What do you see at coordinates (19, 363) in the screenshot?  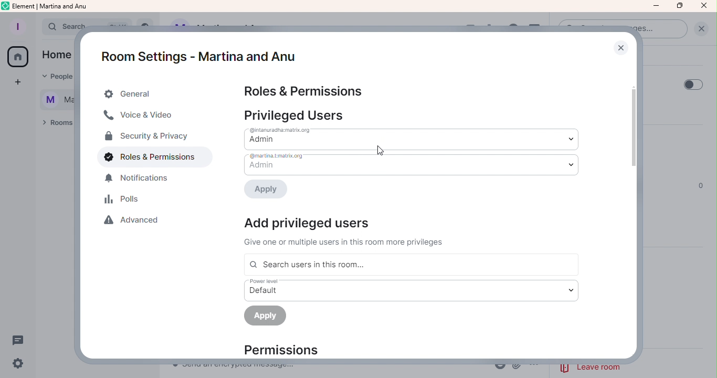 I see `Settings` at bounding box center [19, 363].